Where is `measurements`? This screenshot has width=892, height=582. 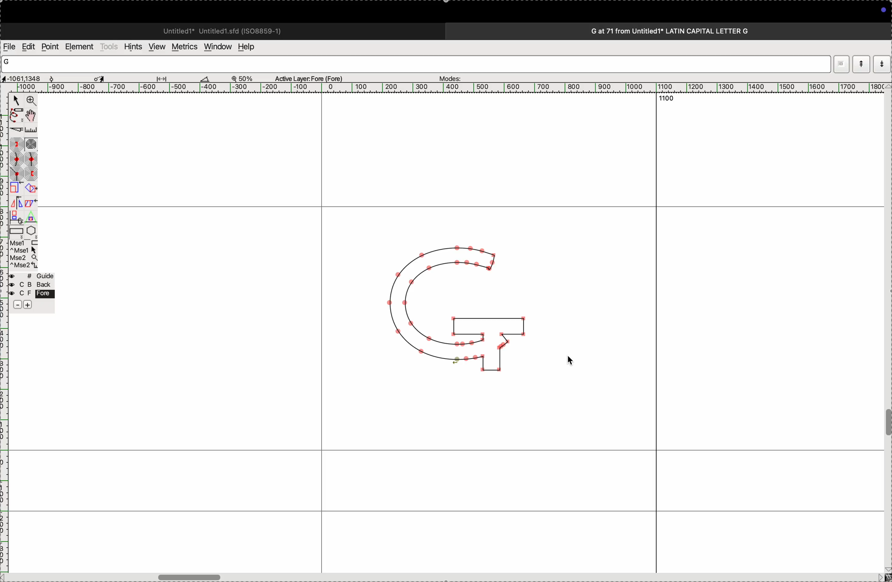 measurements is located at coordinates (154, 78).